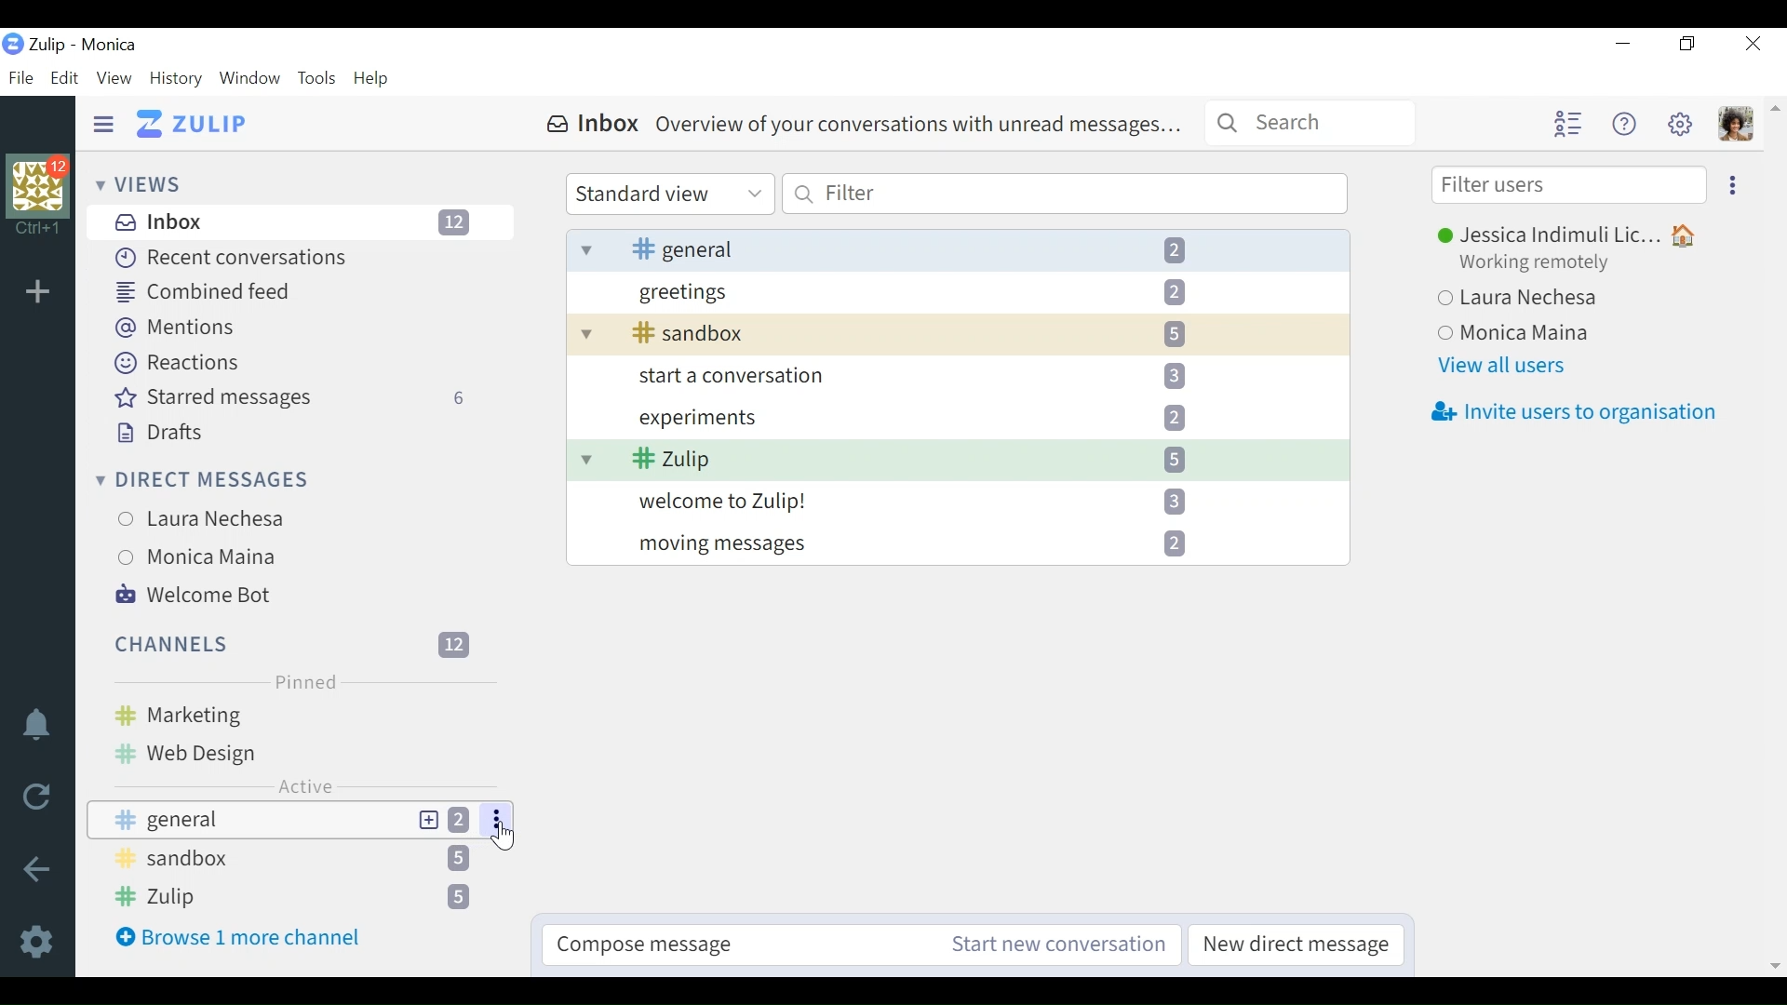 Image resolution: width=1787 pixels, height=1005 pixels. I want to click on Compose message, so click(744, 945).